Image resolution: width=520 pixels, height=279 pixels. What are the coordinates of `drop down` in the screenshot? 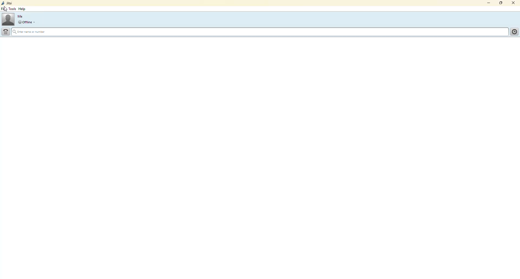 It's located at (35, 22).